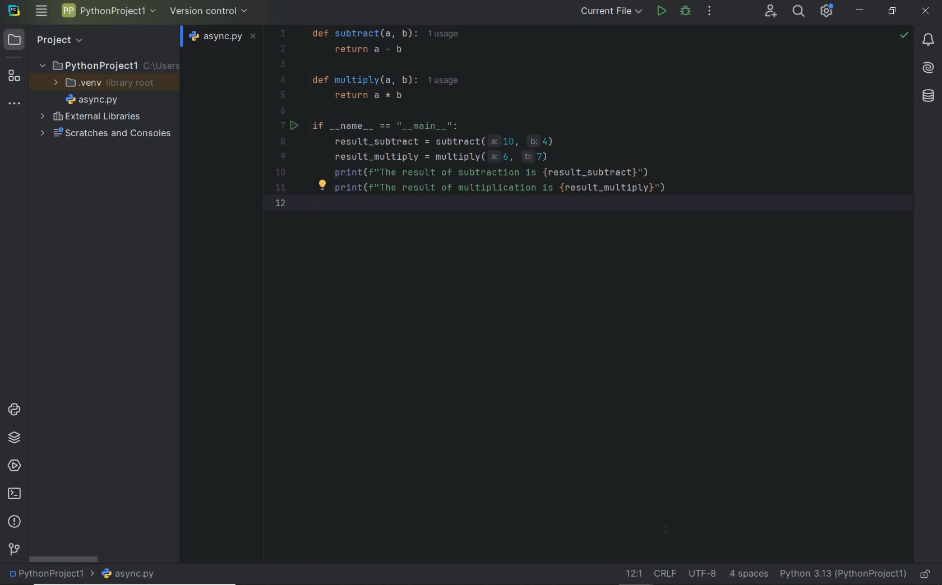 The image size is (942, 585). What do you see at coordinates (49, 575) in the screenshot?
I see `project name` at bounding box center [49, 575].